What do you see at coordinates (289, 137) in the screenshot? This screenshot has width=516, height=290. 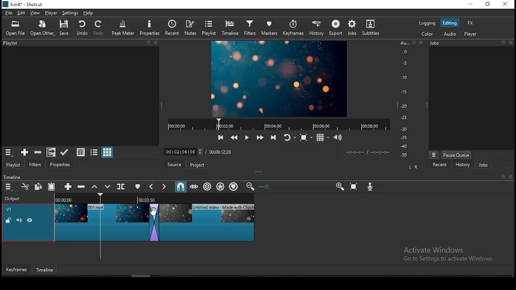 I see `toggle player looping` at bounding box center [289, 137].